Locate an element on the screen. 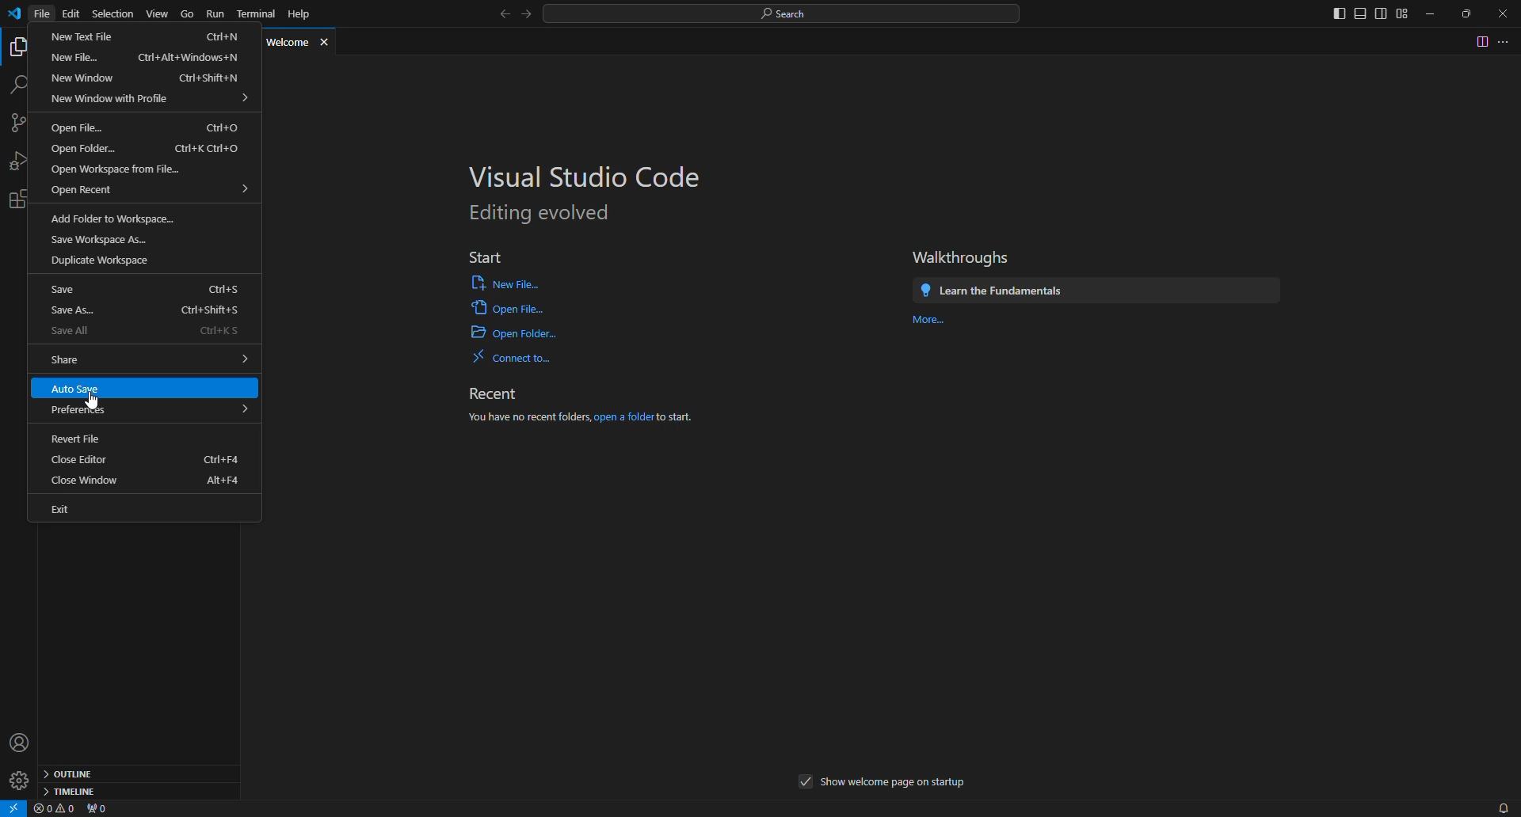 Image resolution: width=1521 pixels, height=817 pixels. go forward is located at coordinates (528, 16).